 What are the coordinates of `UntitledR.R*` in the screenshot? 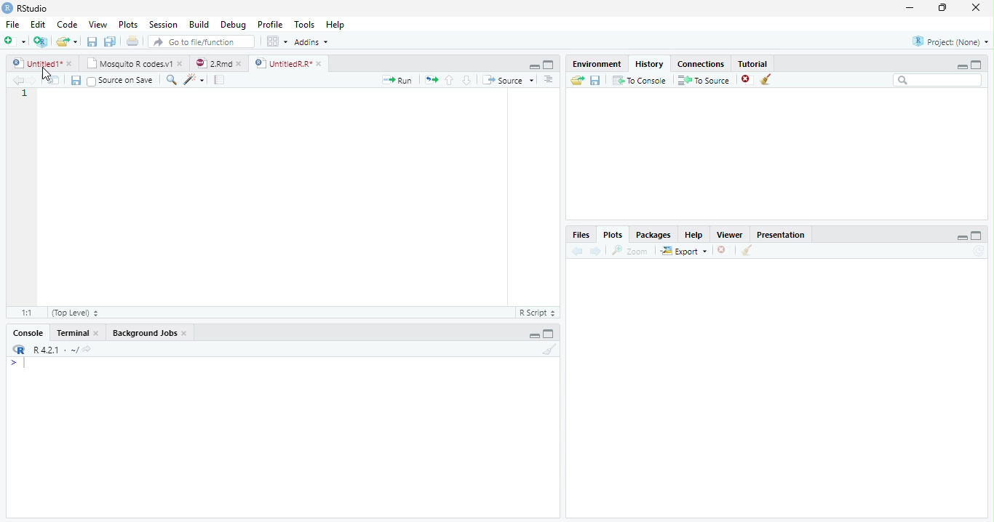 It's located at (282, 64).